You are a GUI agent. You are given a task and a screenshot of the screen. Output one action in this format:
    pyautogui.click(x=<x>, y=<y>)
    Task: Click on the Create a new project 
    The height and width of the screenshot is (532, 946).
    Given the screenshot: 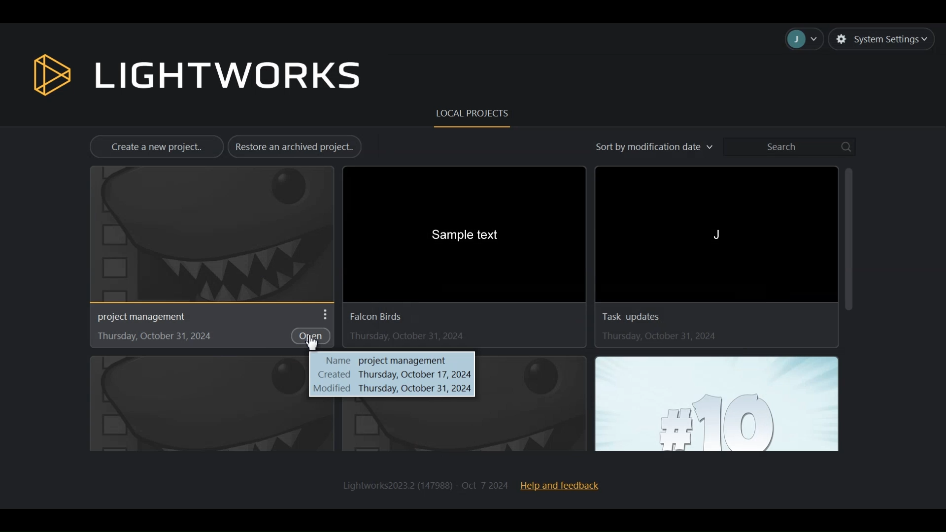 What is the action you would take?
    pyautogui.click(x=157, y=147)
    